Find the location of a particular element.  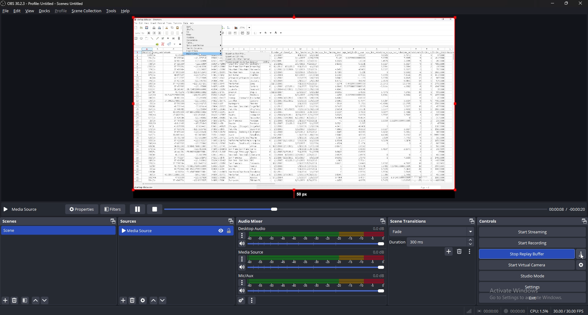

options is located at coordinates (243, 235).